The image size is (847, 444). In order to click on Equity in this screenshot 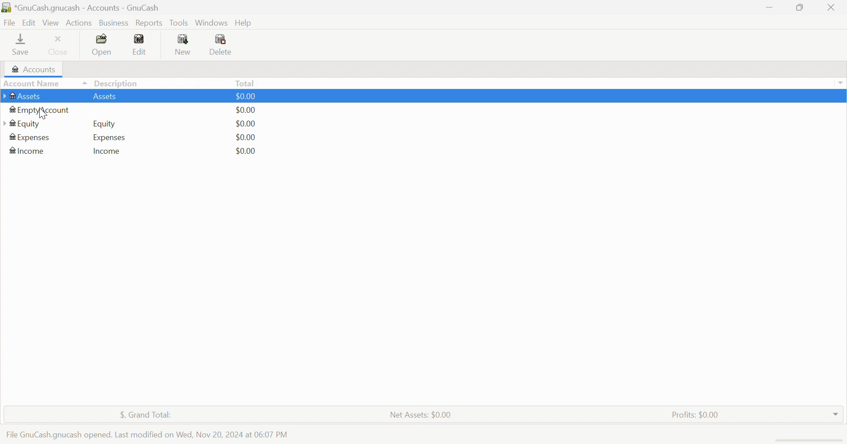, I will do `click(105, 125)`.